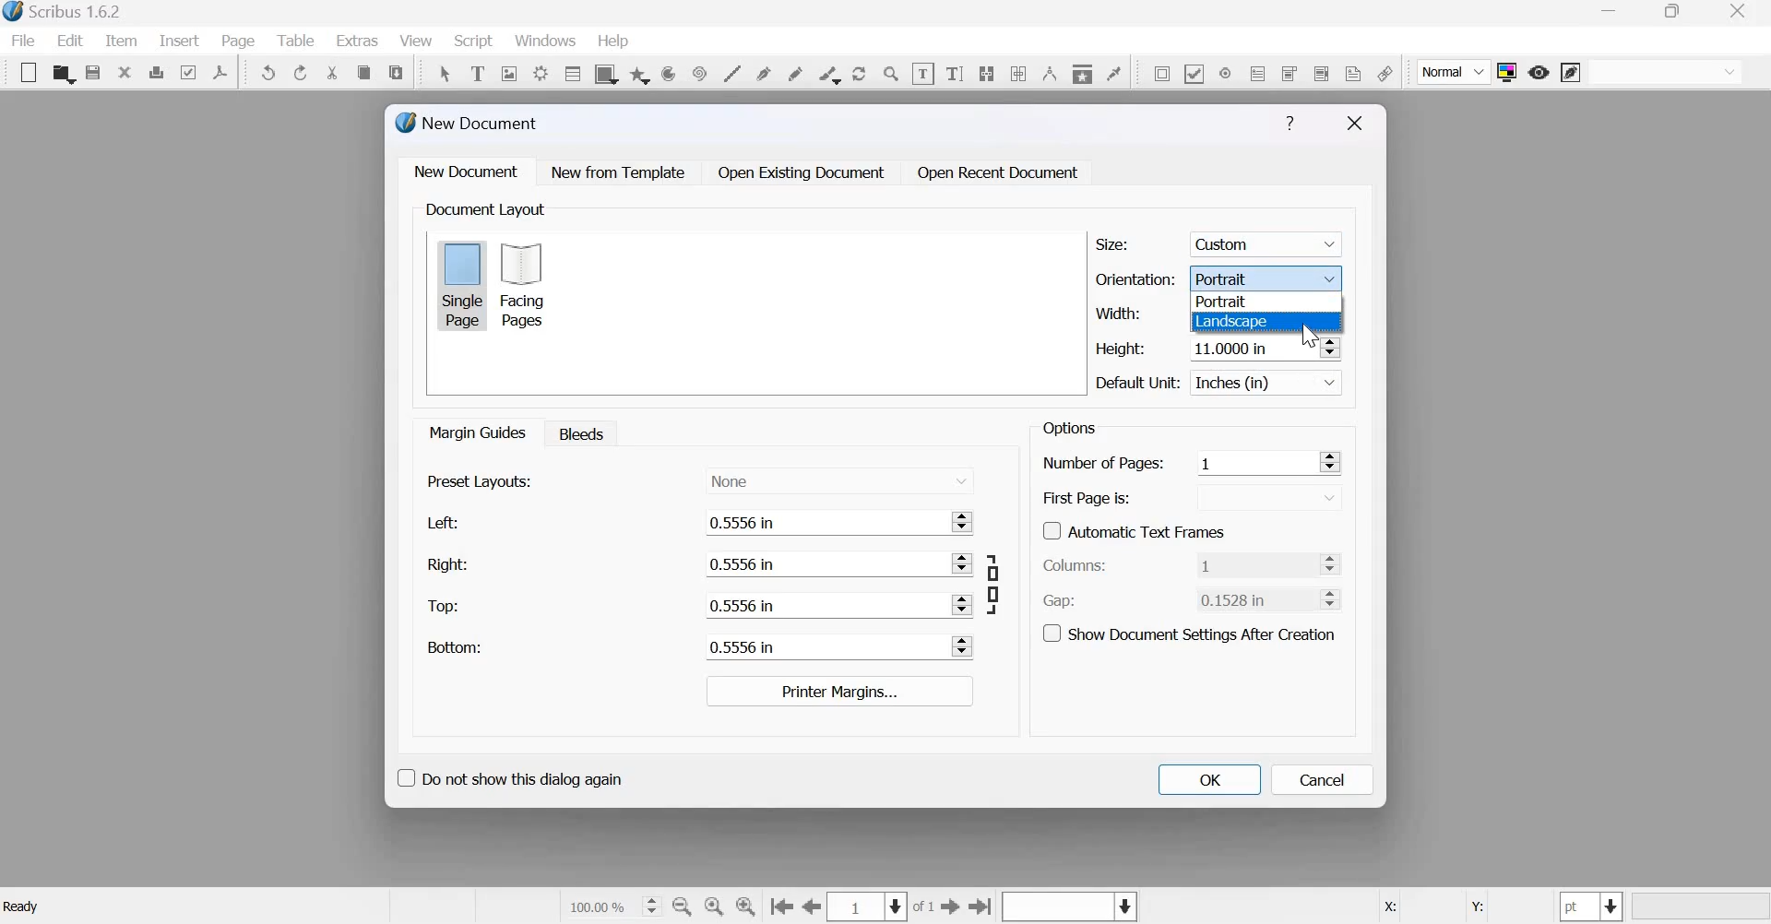  What do you see at coordinates (613, 41) in the screenshot?
I see `help` at bounding box center [613, 41].